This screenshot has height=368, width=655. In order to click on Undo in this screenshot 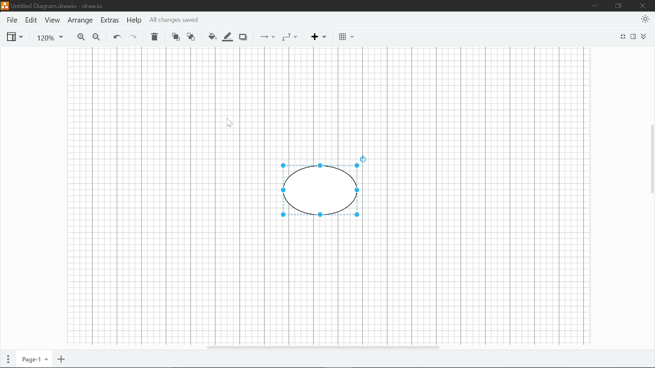, I will do `click(115, 36)`.